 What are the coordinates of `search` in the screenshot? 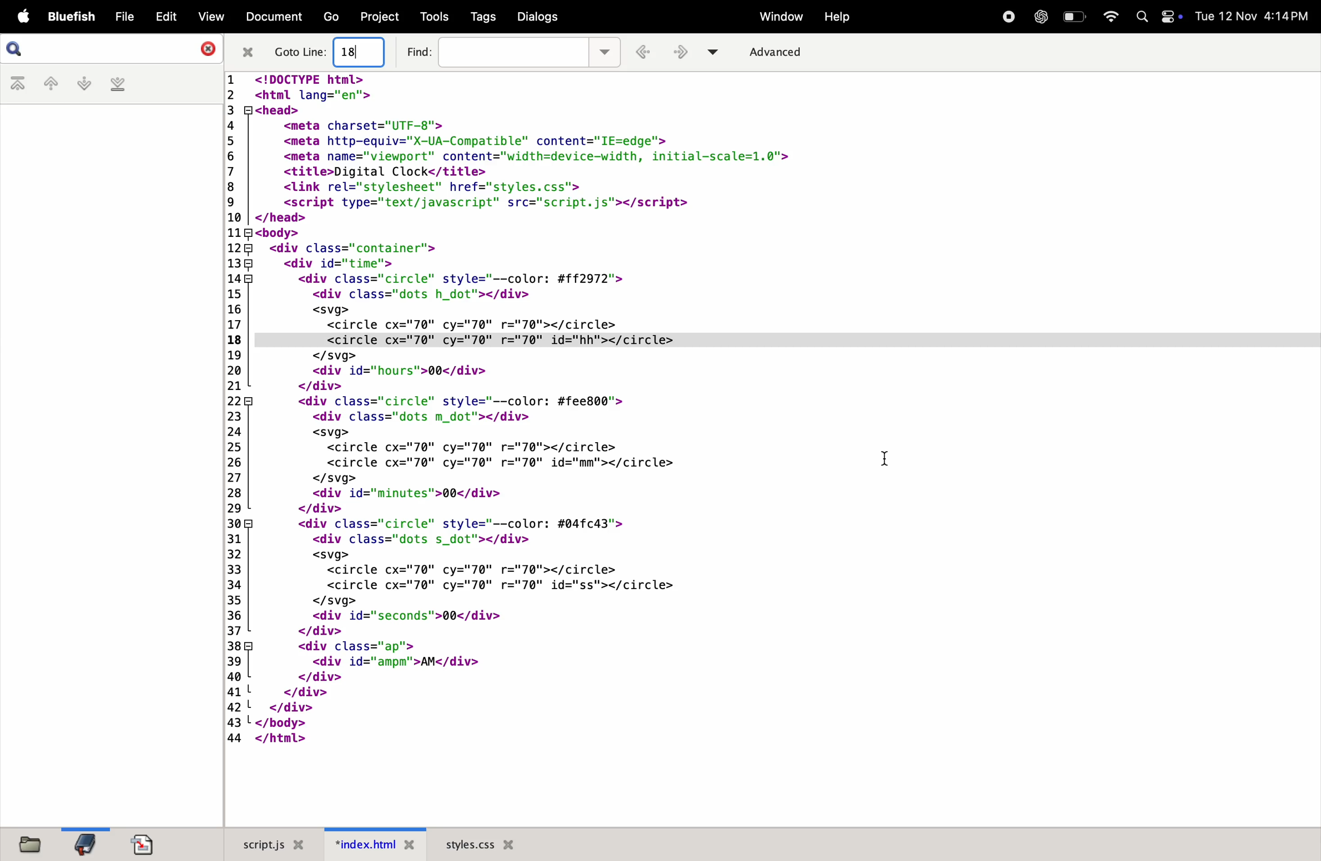 It's located at (17, 49).